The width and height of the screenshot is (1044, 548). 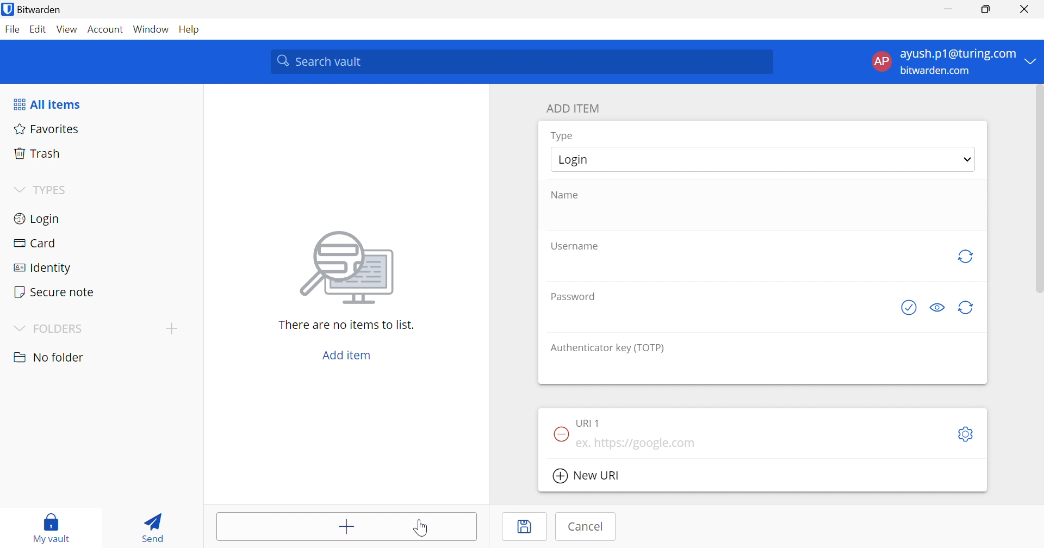 What do you see at coordinates (13, 30) in the screenshot?
I see `File` at bounding box center [13, 30].